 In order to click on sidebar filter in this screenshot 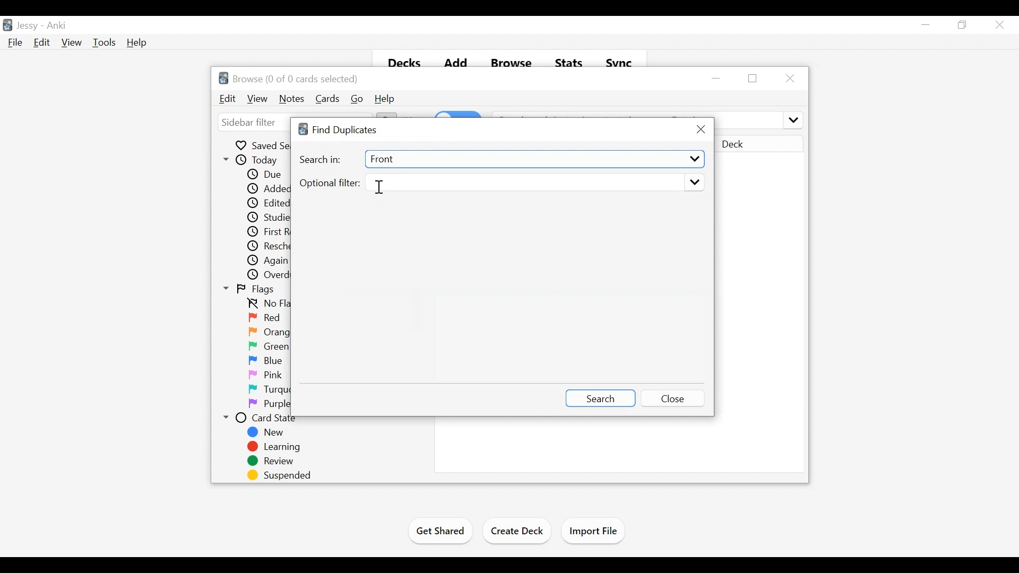, I will do `click(250, 123)`.